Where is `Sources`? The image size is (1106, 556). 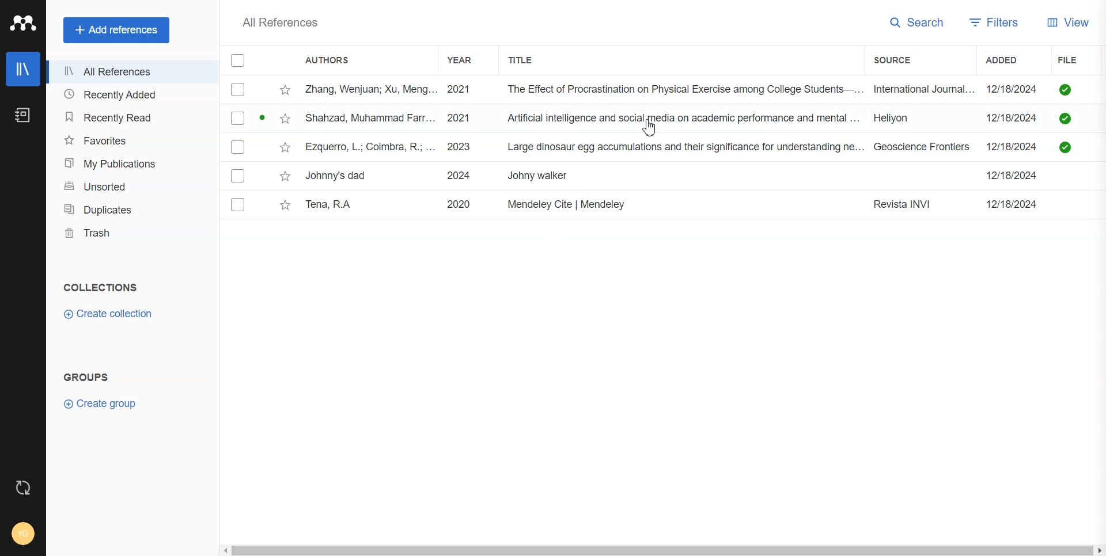
Sources is located at coordinates (902, 60).